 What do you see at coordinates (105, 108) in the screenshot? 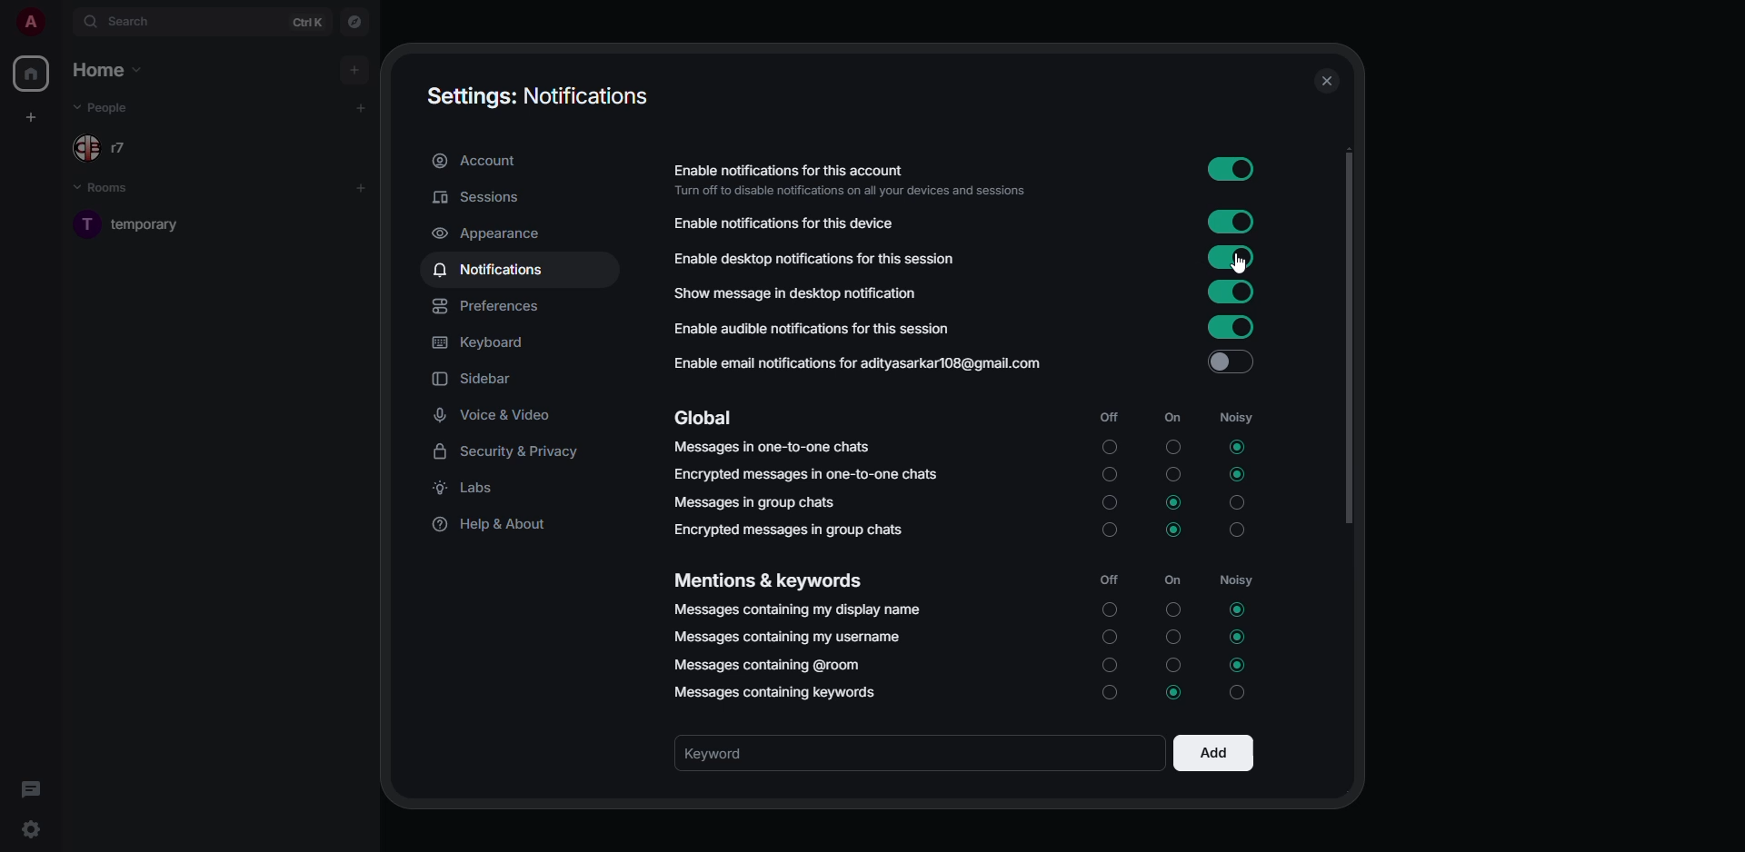
I see `people` at bounding box center [105, 108].